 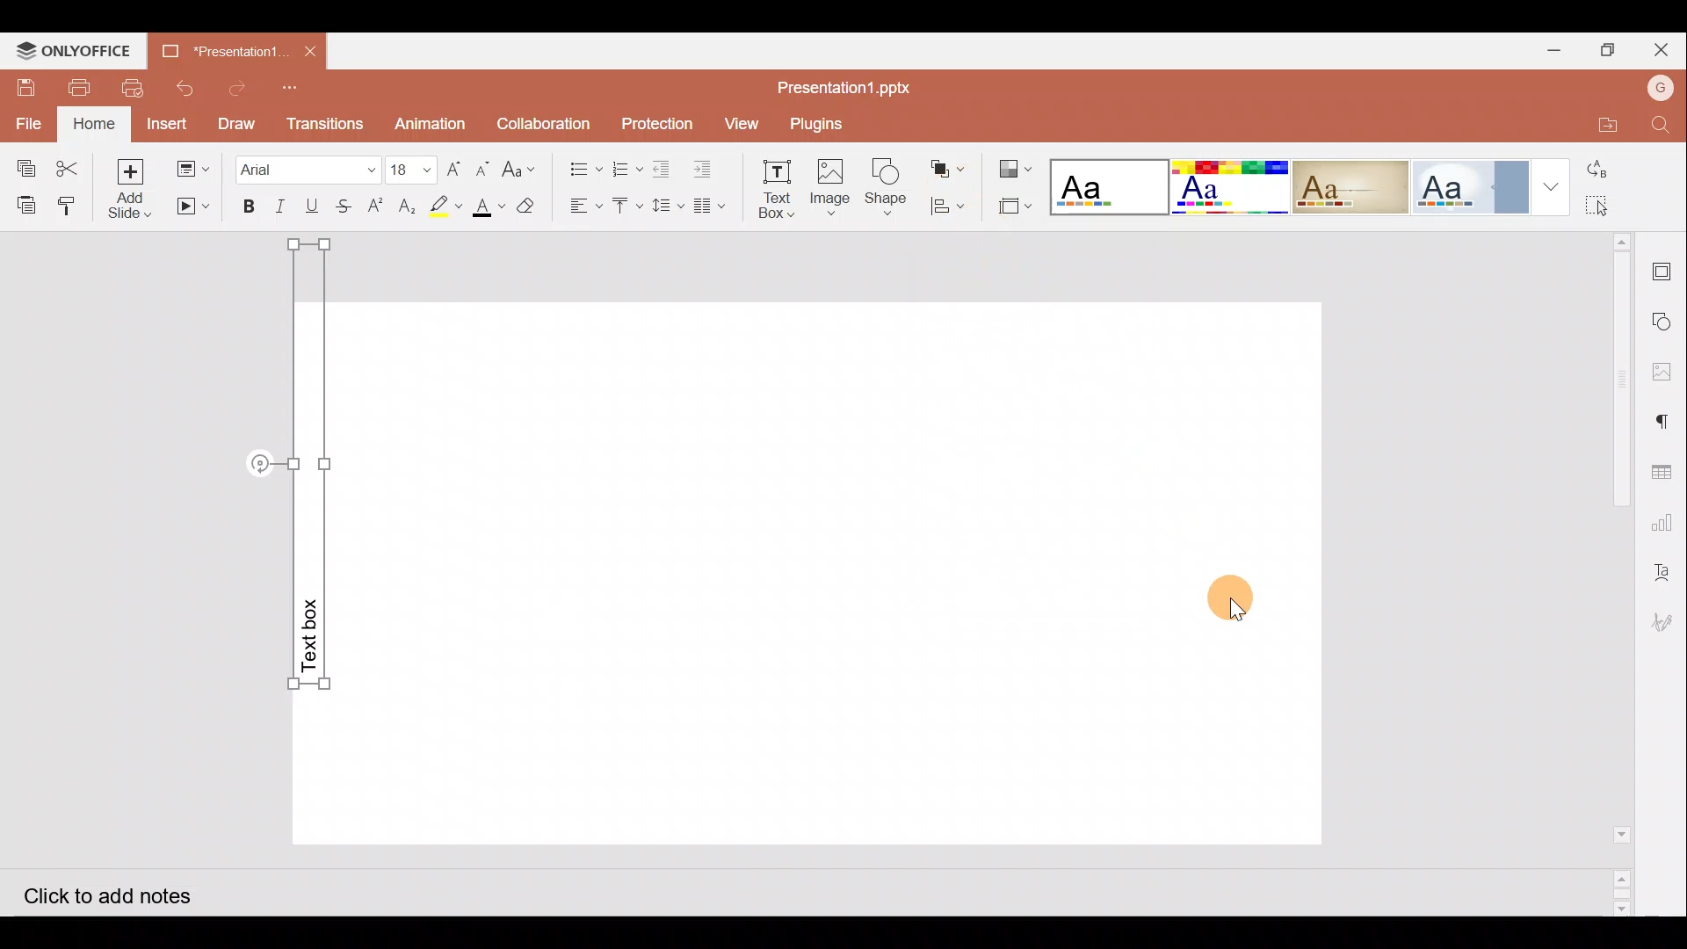 What do you see at coordinates (1669, 420) in the screenshot?
I see `Paragraph settings` at bounding box center [1669, 420].